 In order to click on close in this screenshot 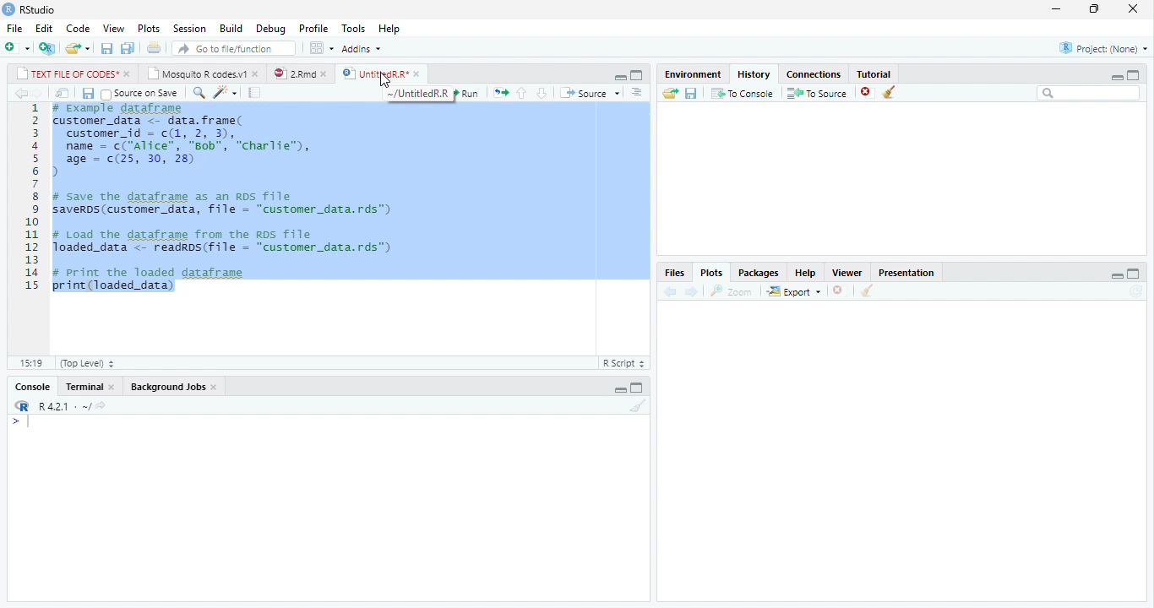, I will do `click(1133, 8)`.